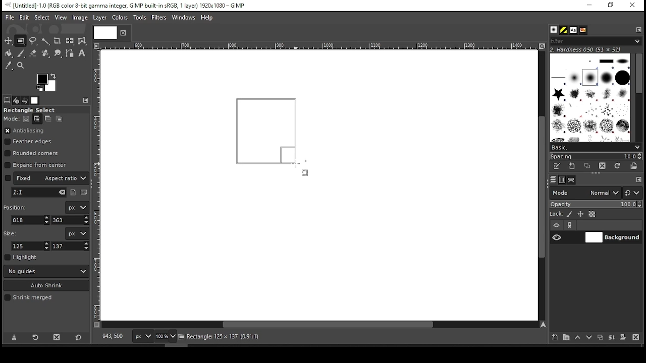 This screenshot has height=363, width=646. What do you see at coordinates (553, 336) in the screenshot?
I see `new layer` at bounding box center [553, 336].